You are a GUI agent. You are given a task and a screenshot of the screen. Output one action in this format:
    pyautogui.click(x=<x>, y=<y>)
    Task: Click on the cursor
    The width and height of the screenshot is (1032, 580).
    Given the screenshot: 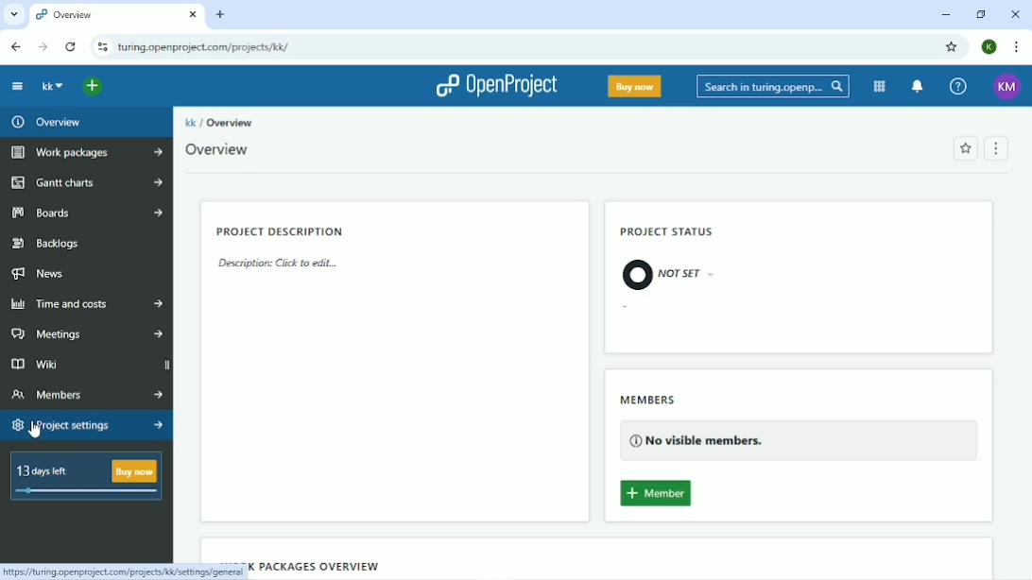 What is the action you would take?
    pyautogui.click(x=37, y=429)
    